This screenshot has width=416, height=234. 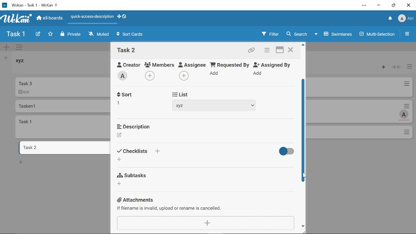 What do you see at coordinates (132, 95) in the screenshot?
I see `Received` at bounding box center [132, 95].